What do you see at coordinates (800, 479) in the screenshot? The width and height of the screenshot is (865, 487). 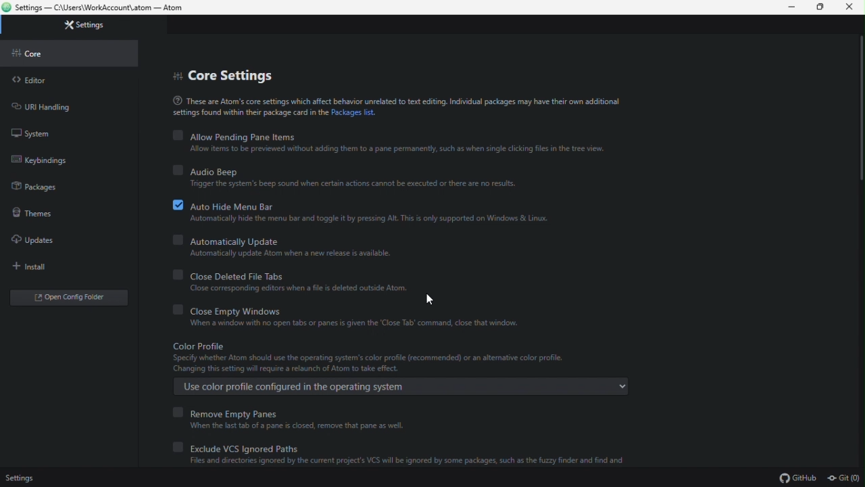 I see `github` at bounding box center [800, 479].